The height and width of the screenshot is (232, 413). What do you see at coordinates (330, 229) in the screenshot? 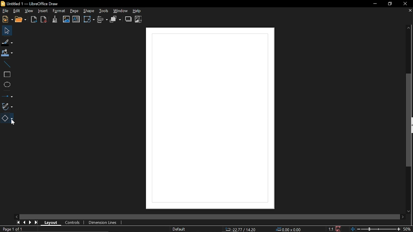
I see `Scaling factor` at bounding box center [330, 229].